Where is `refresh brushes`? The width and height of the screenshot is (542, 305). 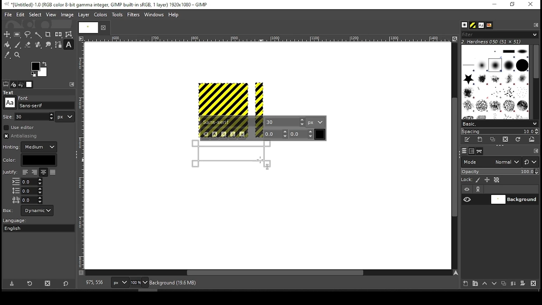
refresh brushes is located at coordinates (517, 140).